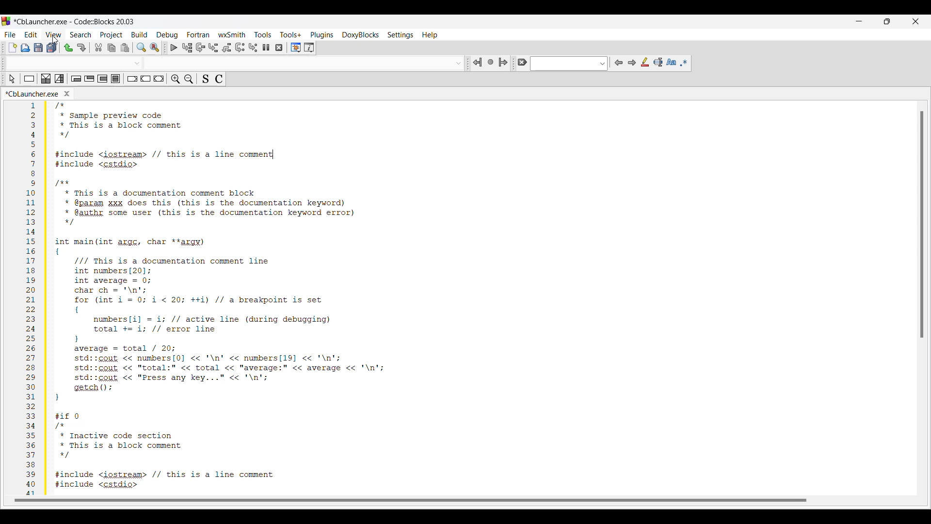 This screenshot has width=931, height=524. Describe the element at coordinates (684, 63) in the screenshot. I see `Use regex` at that location.